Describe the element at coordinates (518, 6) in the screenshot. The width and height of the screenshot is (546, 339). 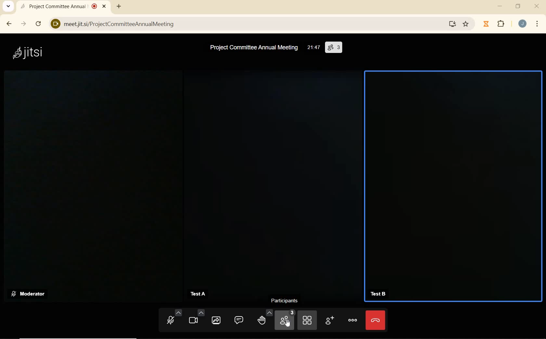
I see `RESTORE DOWN` at that location.